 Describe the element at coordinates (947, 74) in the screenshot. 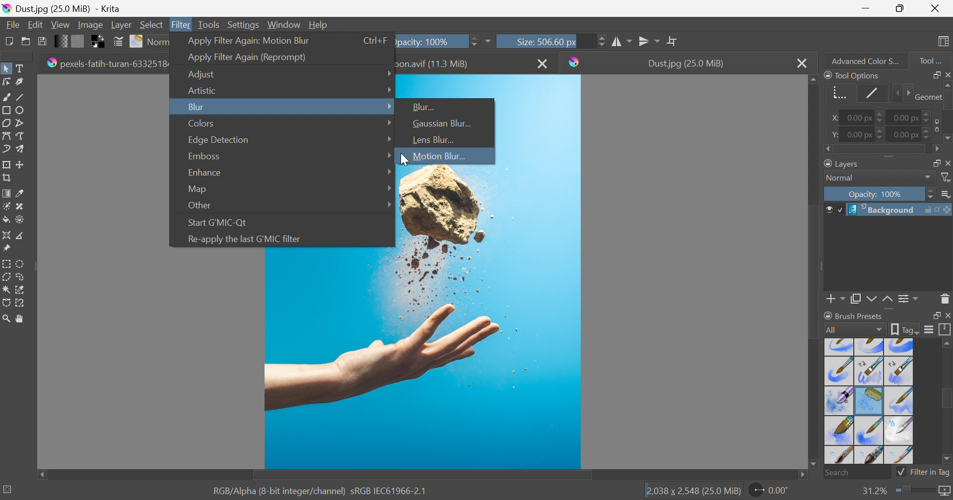

I see `Close` at that location.